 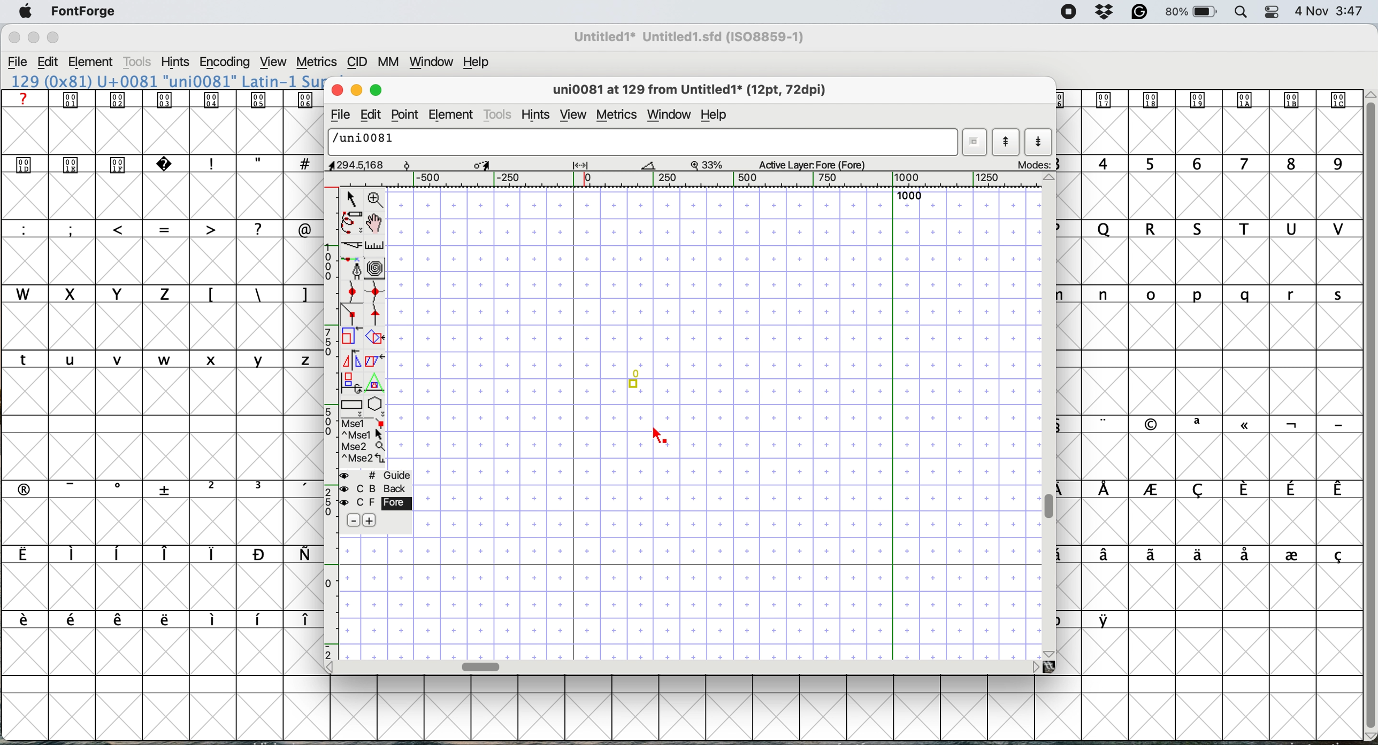 What do you see at coordinates (379, 488) in the screenshot?
I see `C B back` at bounding box center [379, 488].